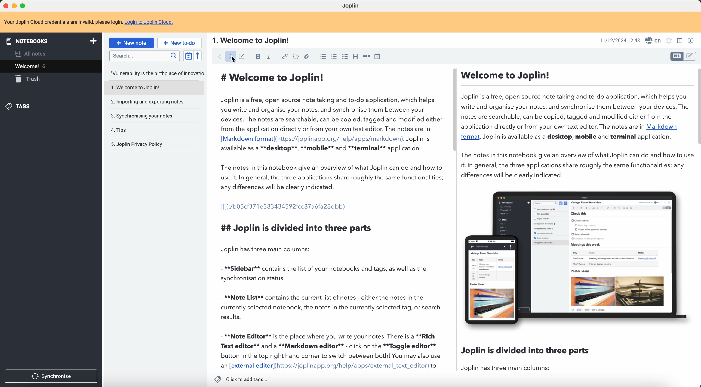 The image size is (701, 387). What do you see at coordinates (52, 376) in the screenshot?
I see `synchronise` at bounding box center [52, 376].